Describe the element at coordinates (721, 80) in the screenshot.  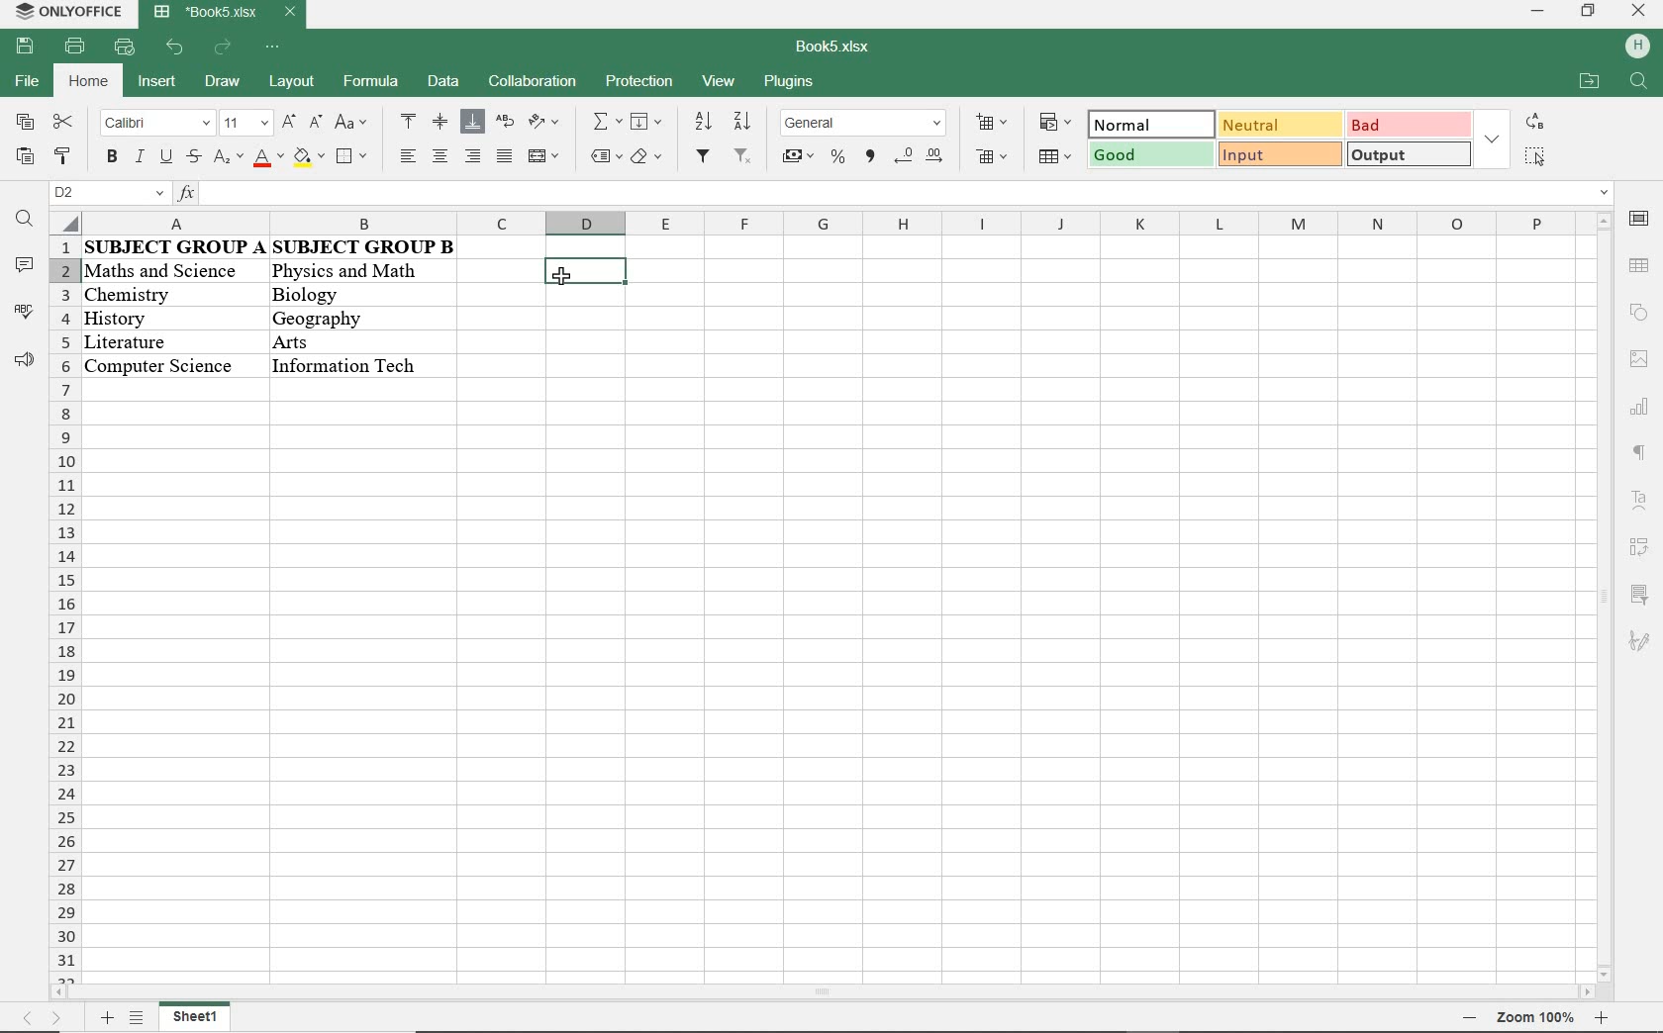
I see `view` at that location.